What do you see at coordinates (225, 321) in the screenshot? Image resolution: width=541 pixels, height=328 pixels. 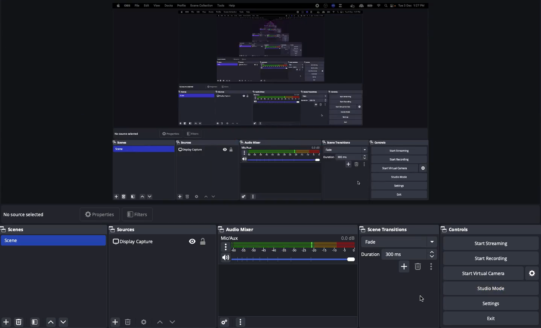 I see `Advanced audio properties` at bounding box center [225, 321].